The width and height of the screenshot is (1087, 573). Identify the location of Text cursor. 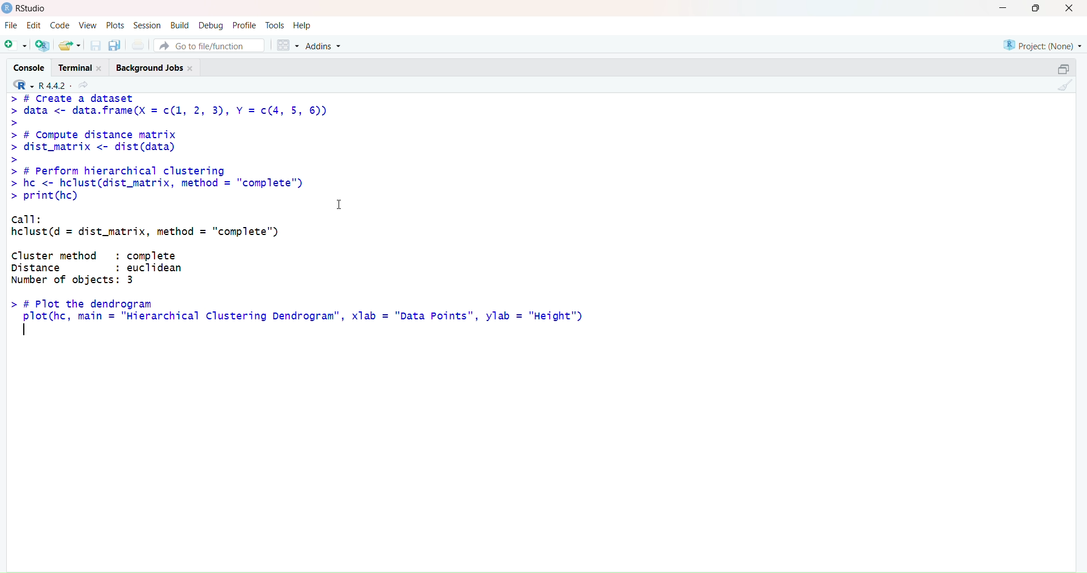
(338, 204).